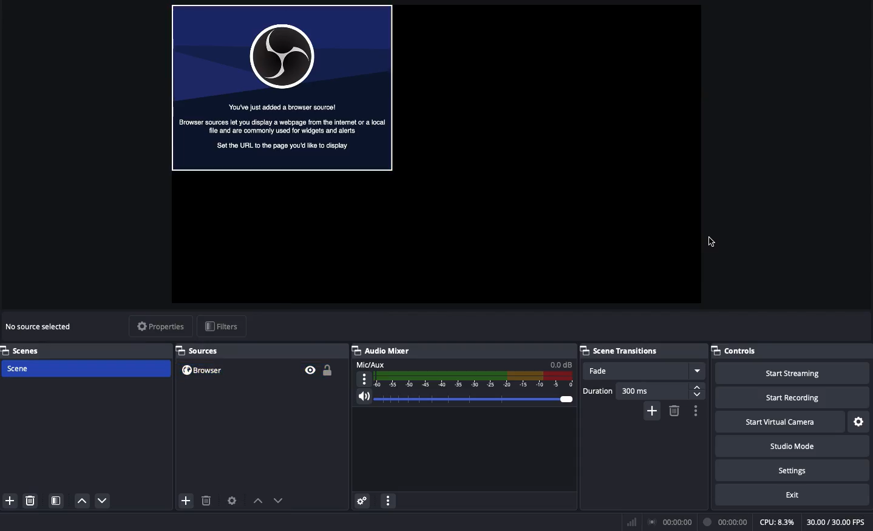 This screenshot has width=873, height=531. What do you see at coordinates (463, 397) in the screenshot?
I see `Volume` at bounding box center [463, 397].